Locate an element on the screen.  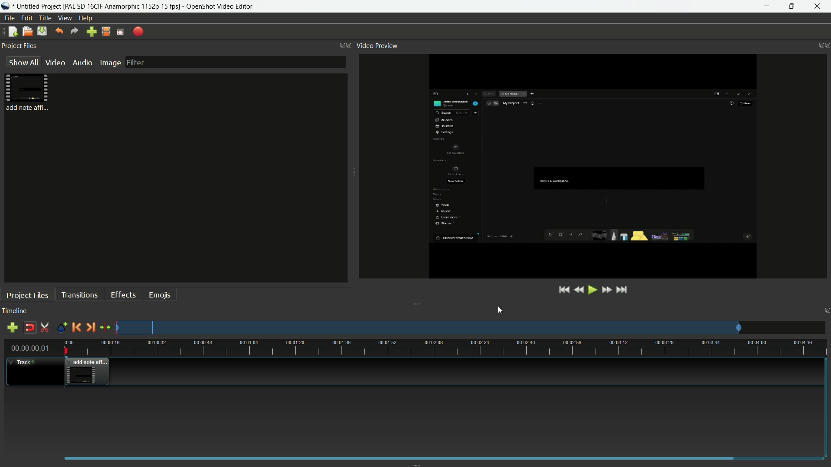
current time is located at coordinates (28, 348).